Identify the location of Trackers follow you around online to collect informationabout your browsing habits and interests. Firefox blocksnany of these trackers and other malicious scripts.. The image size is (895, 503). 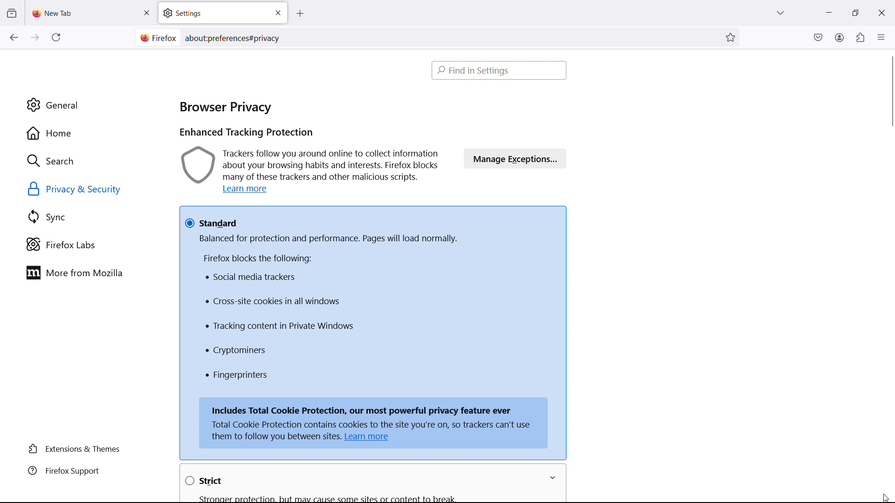
(312, 164).